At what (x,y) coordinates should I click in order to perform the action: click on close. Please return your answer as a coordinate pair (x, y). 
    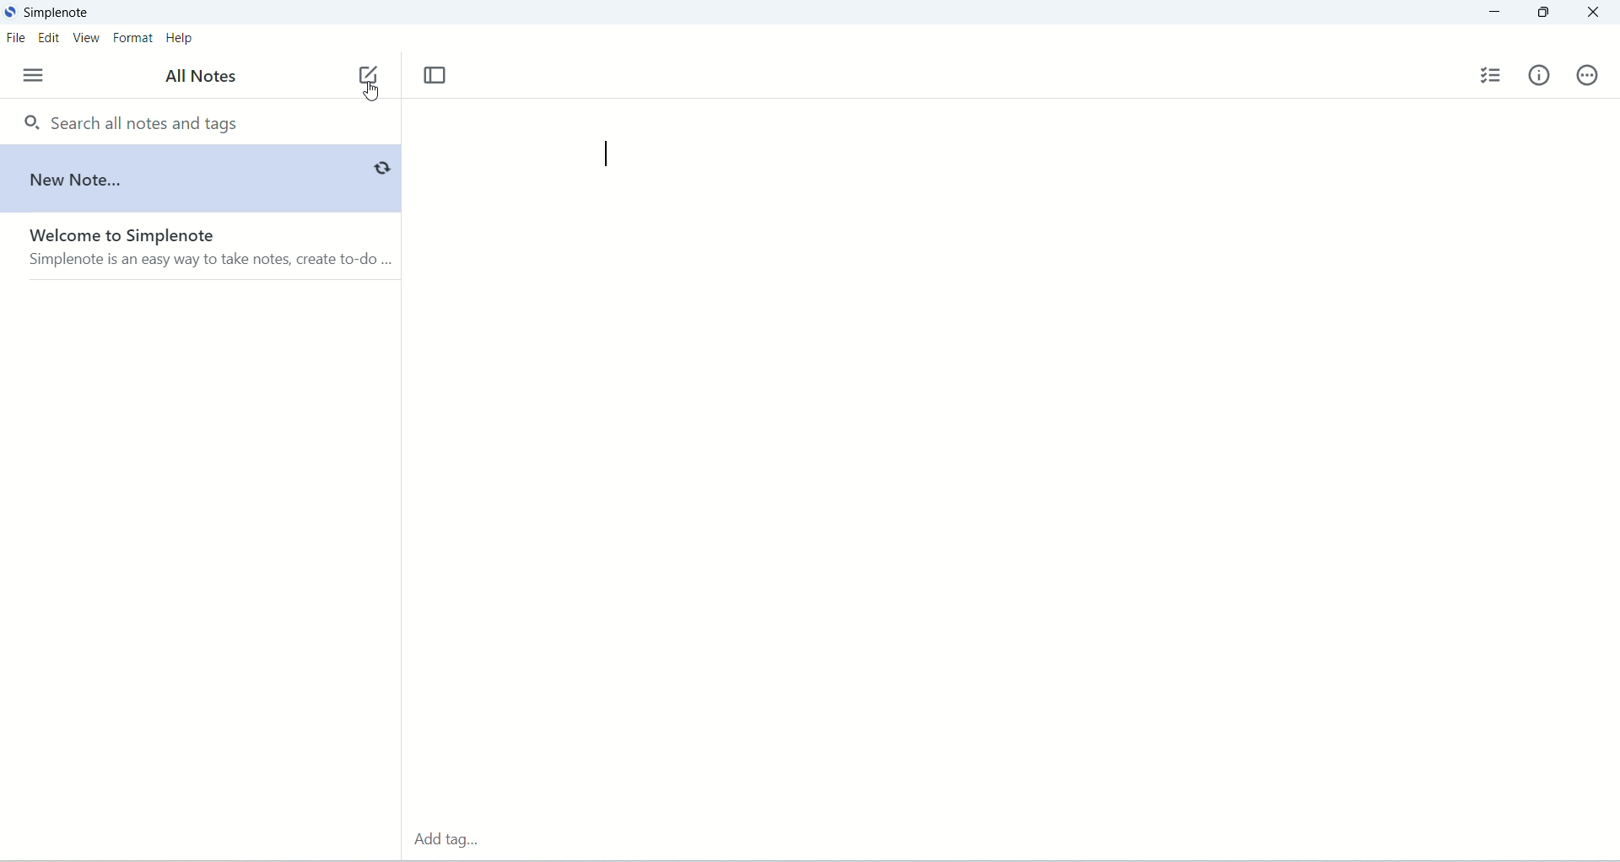
    Looking at the image, I should click on (1590, 14).